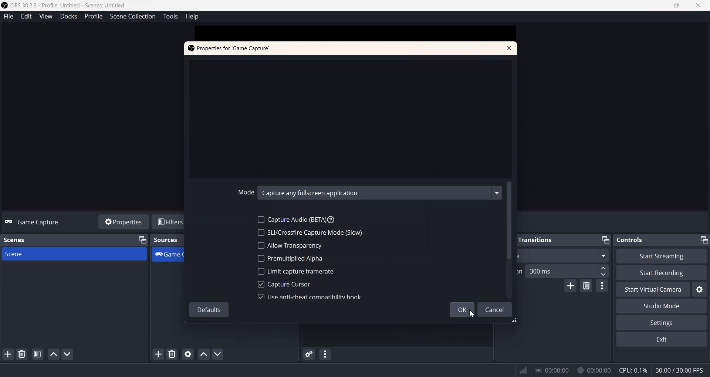 This screenshot has height=377, width=710. Describe the element at coordinates (536, 239) in the screenshot. I see `Text` at that location.